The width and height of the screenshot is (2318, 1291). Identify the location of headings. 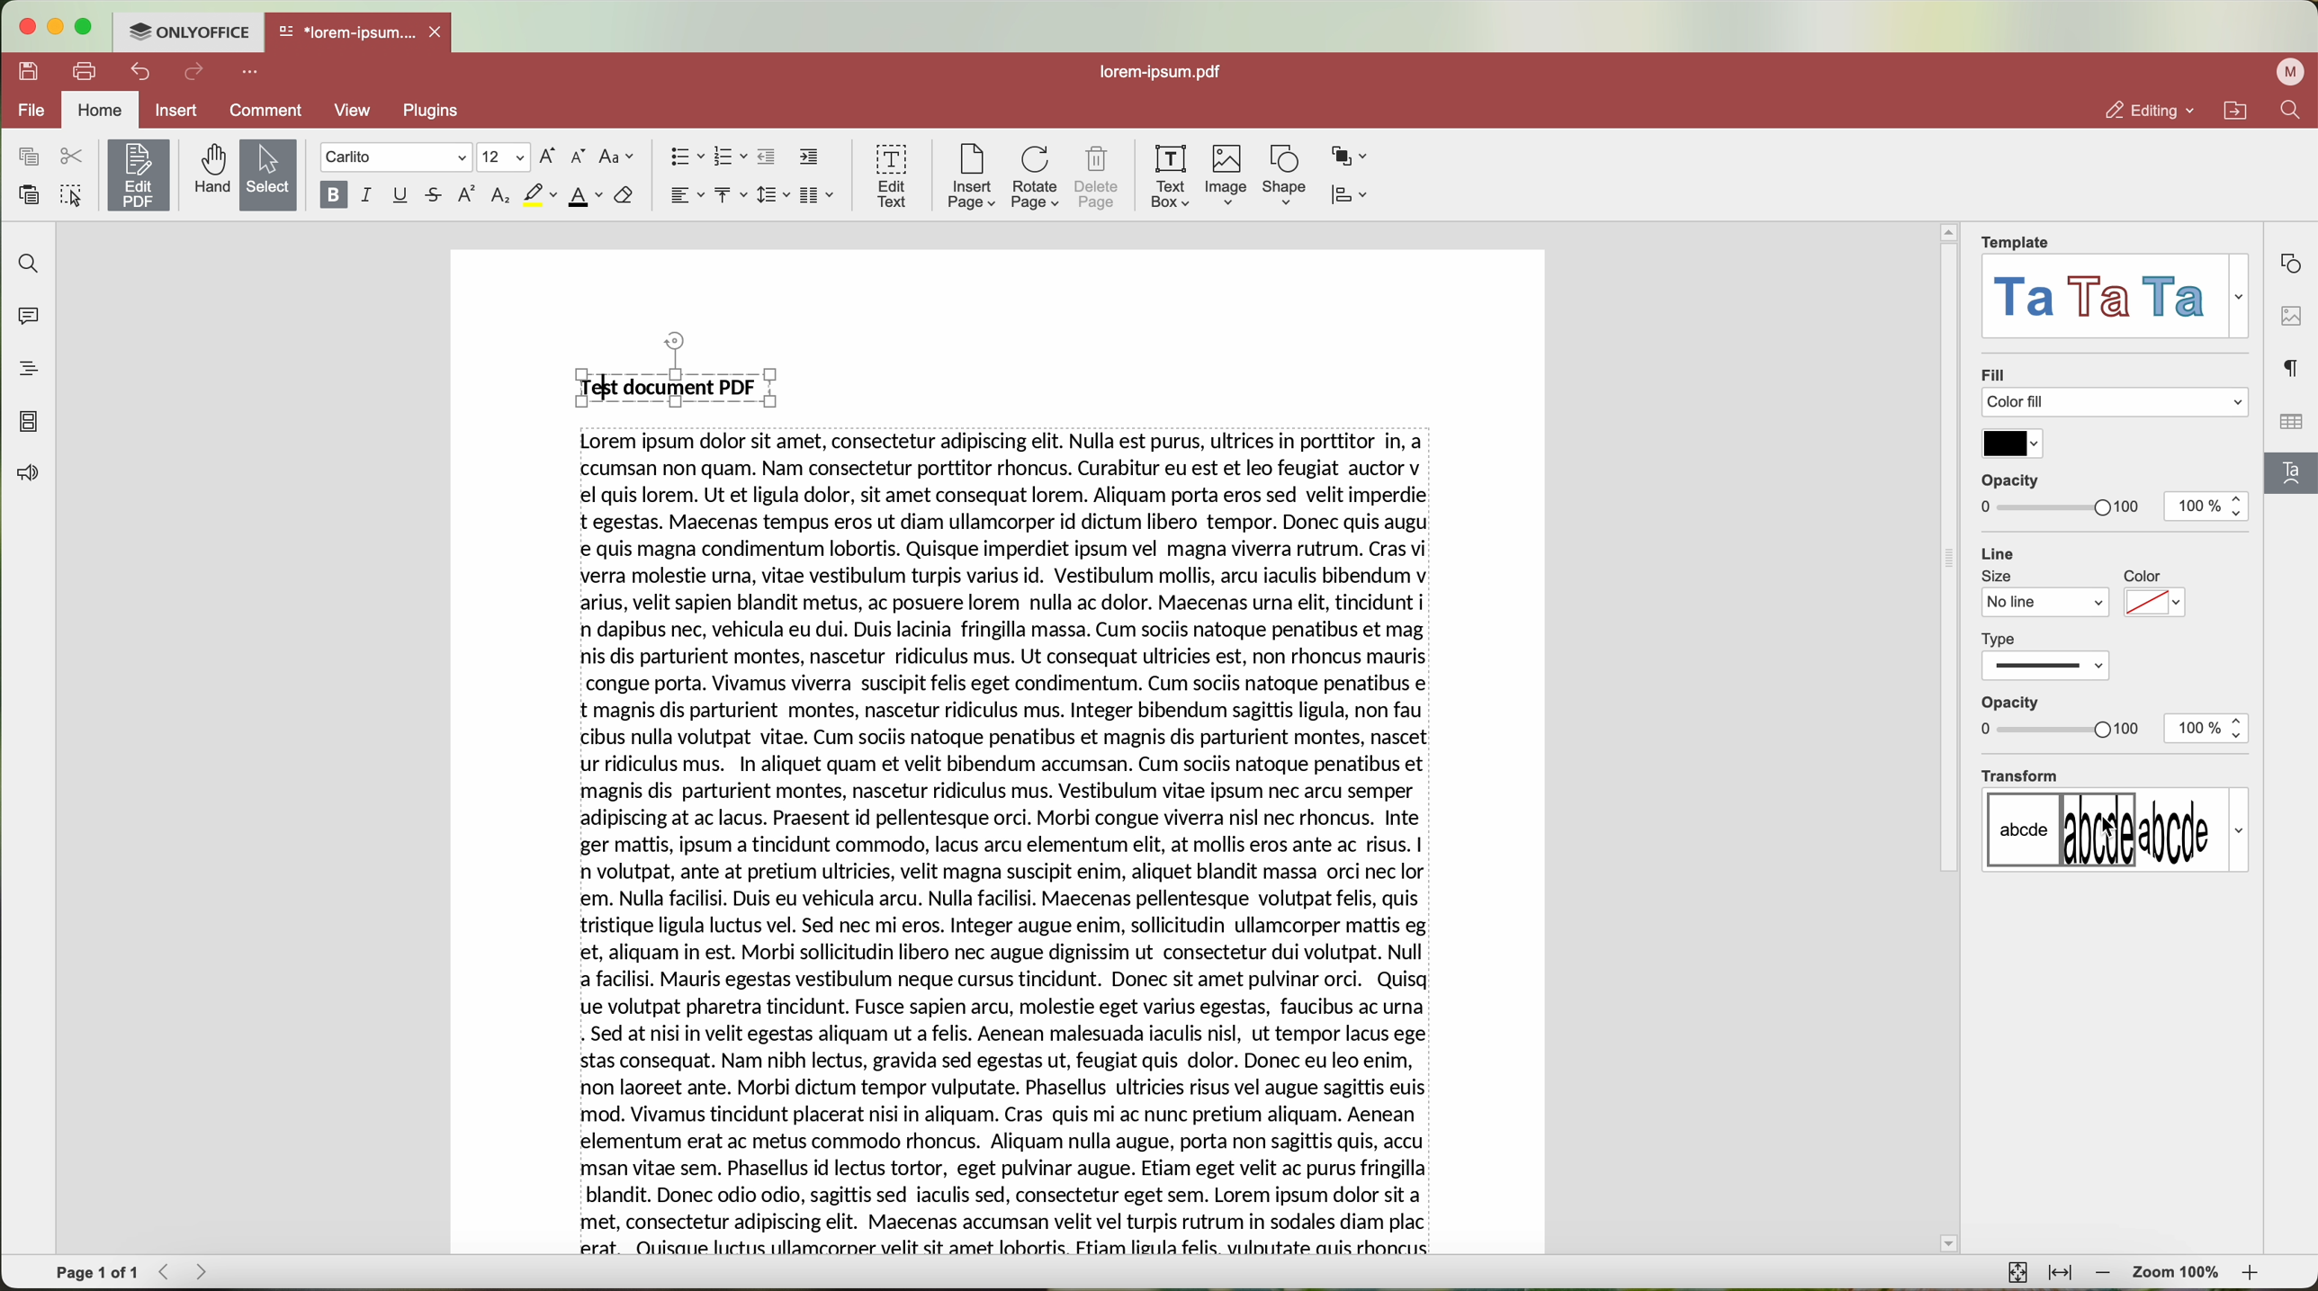
(23, 371).